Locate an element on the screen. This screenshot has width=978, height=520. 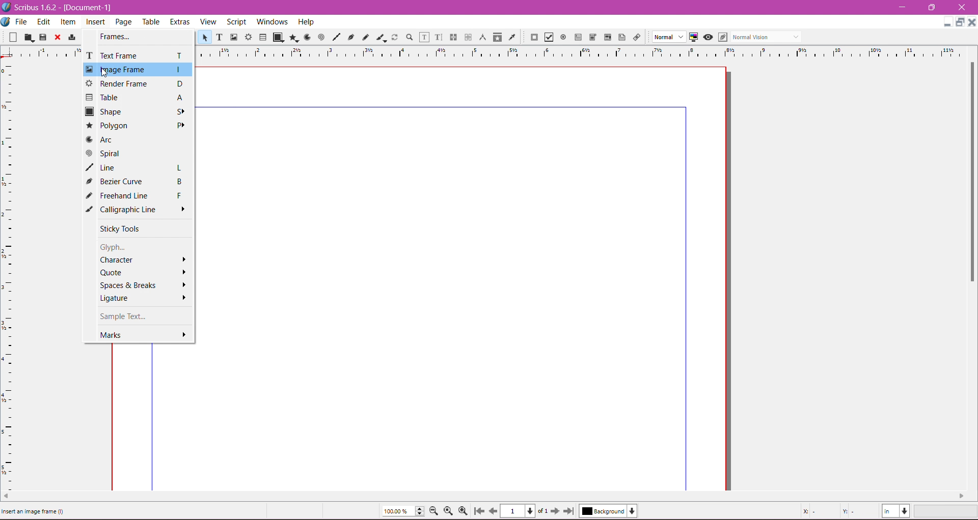
Current Zoom Level is located at coordinates (403, 511).